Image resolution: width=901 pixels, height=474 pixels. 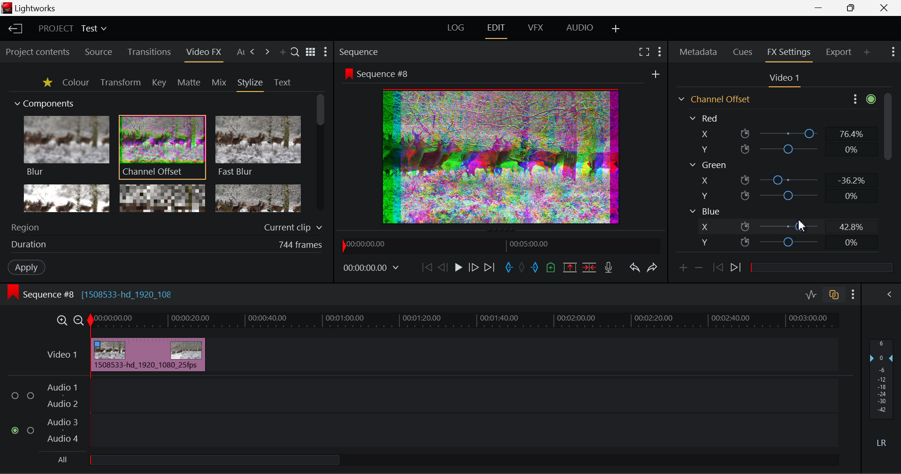 What do you see at coordinates (653, 269) in the screenshot?
I see `Redo` at bounding box center [653, 269].